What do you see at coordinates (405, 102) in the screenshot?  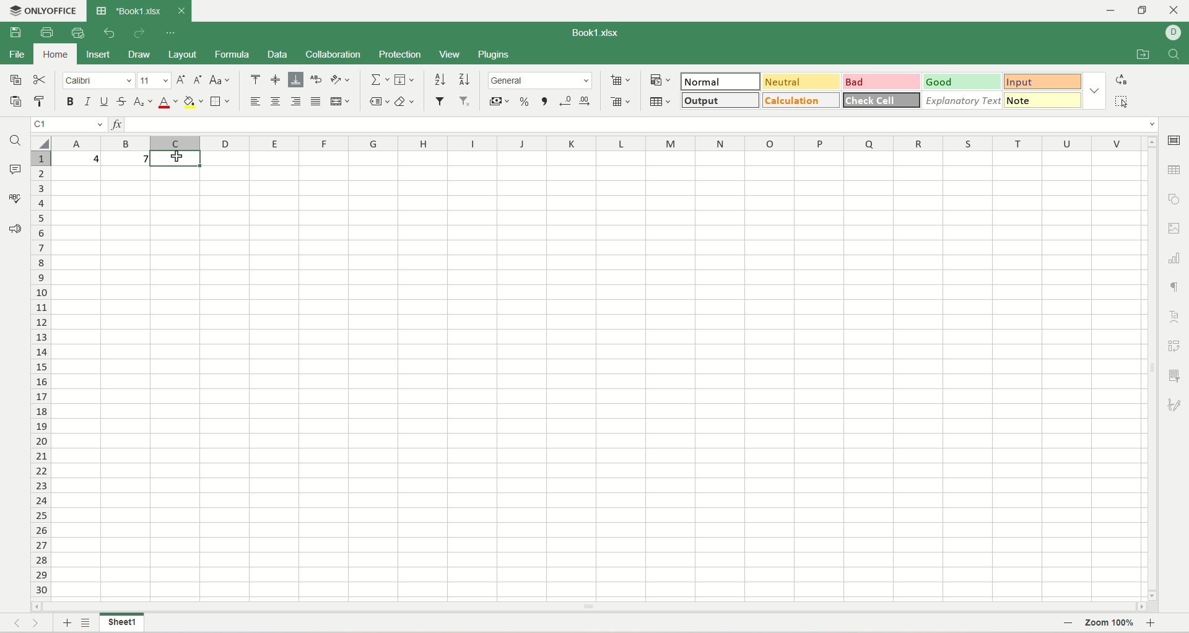 I see `clear` at bounding box center [405, 102].